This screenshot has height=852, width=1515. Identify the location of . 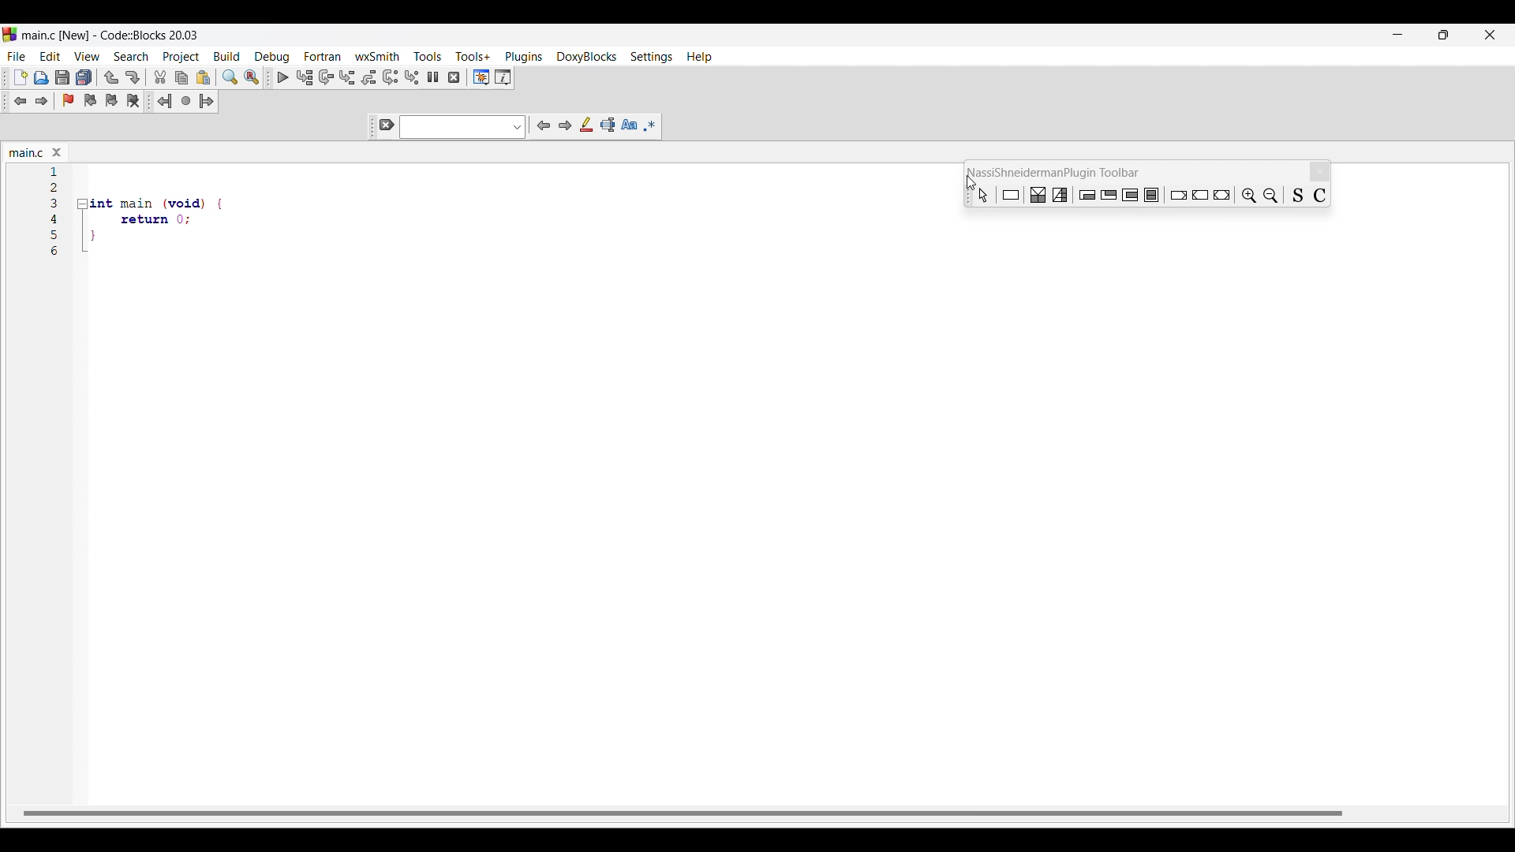
(1248, 195).